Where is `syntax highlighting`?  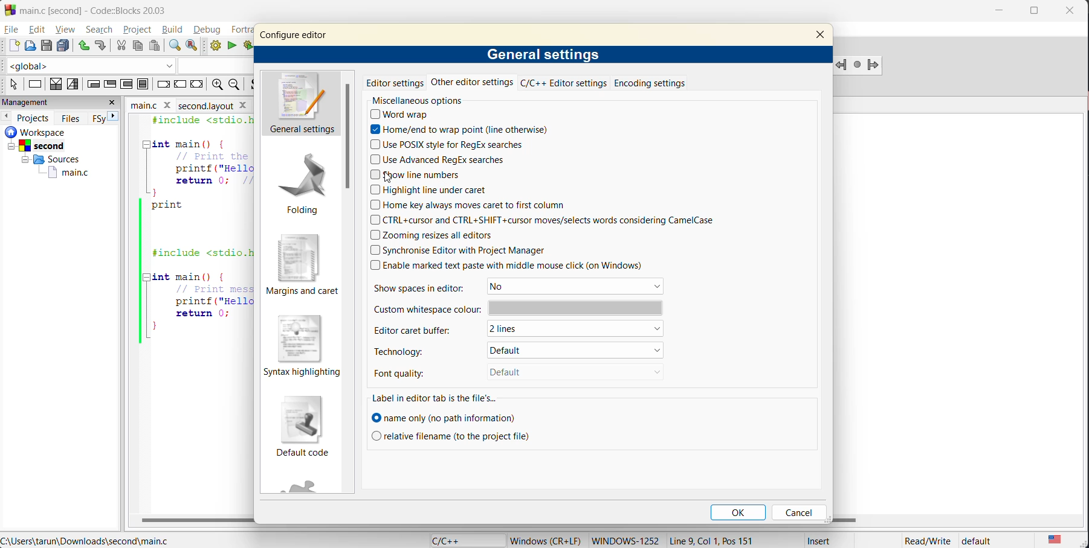 syntax highlighting is located at coordinates (302, 346).